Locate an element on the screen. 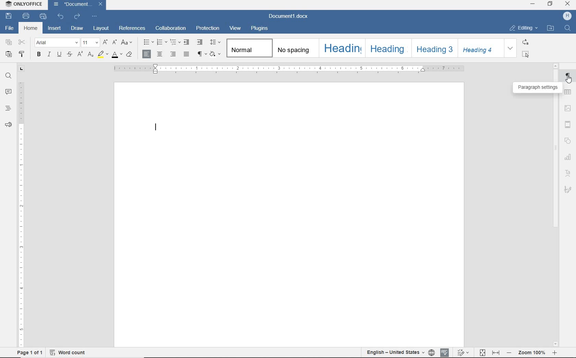  paragraph settings is located at coordinates (568, 77).